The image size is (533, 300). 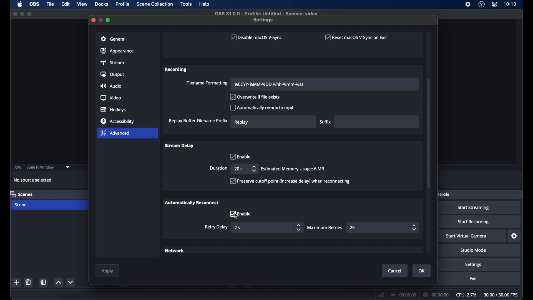 What do you see at coordinates (218, 168) in the screenshot?
I see `duration` at bounding box center [218, 168].